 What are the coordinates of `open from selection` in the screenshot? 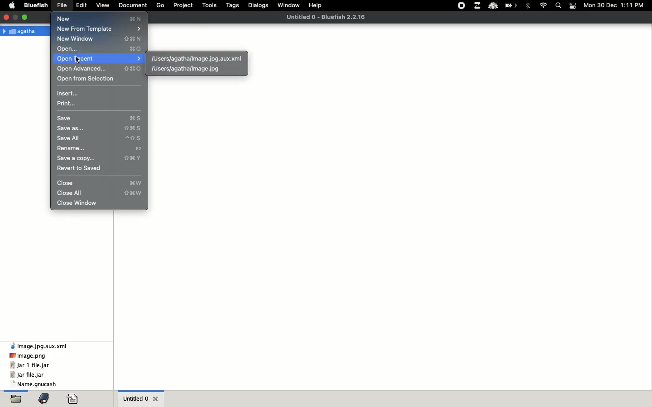 It's located at (85, 79).